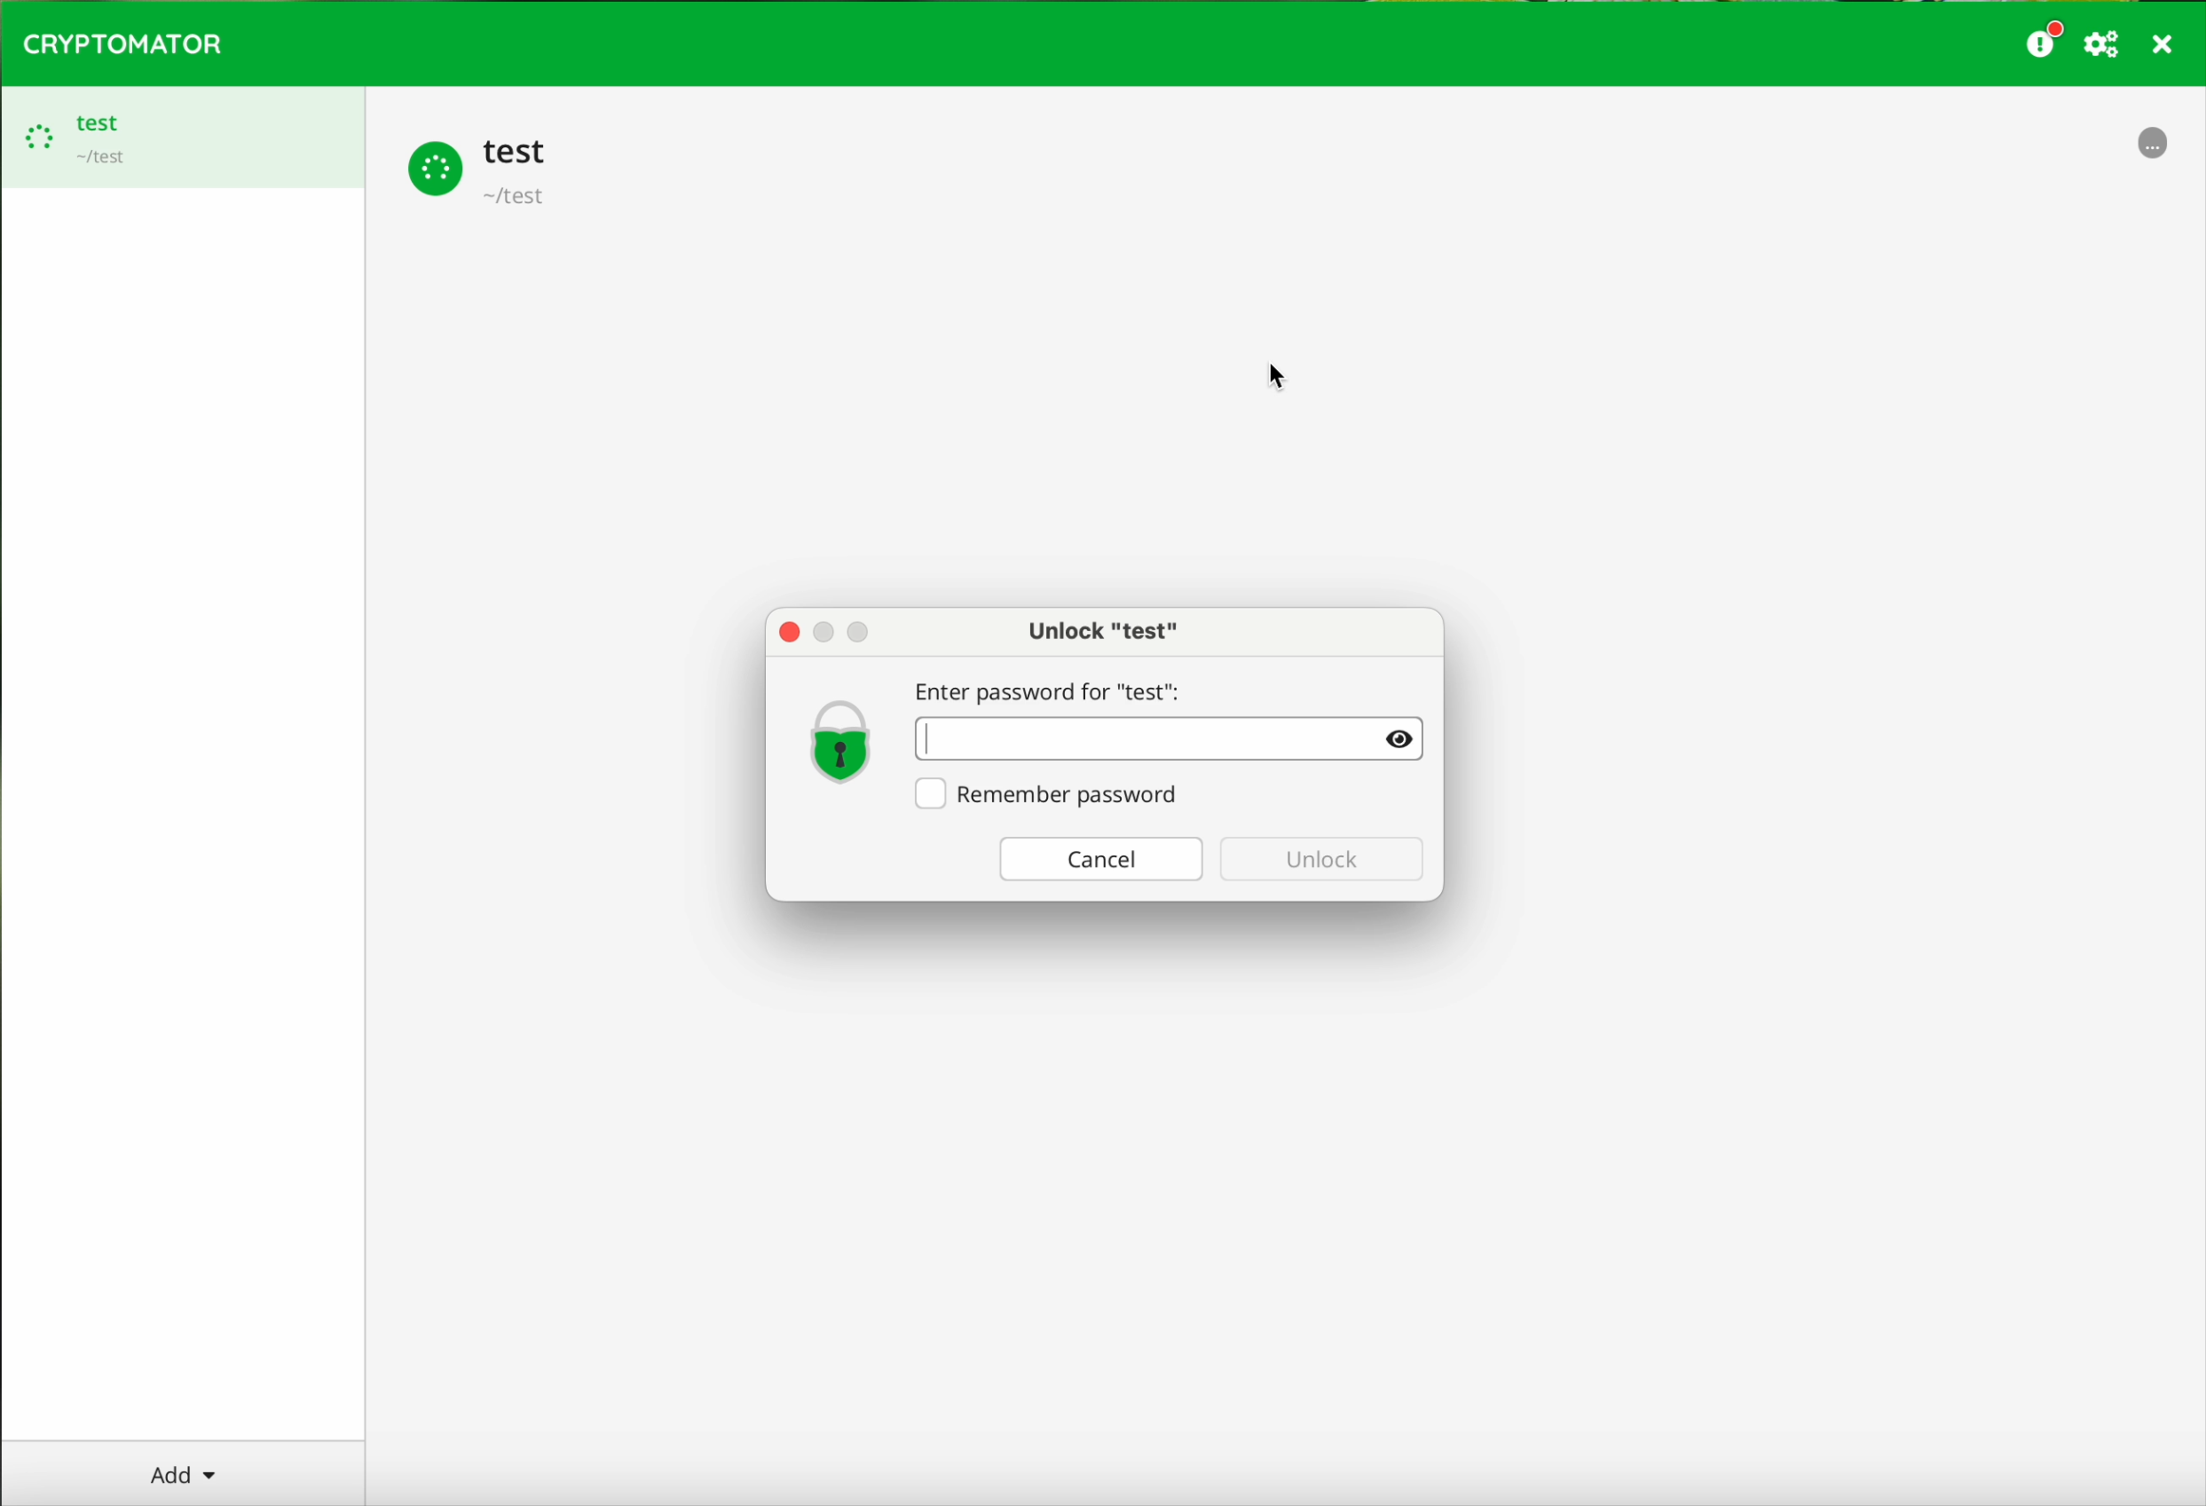 The image size is (2206, 1506). I want to click on Add , so click(196, 1472).